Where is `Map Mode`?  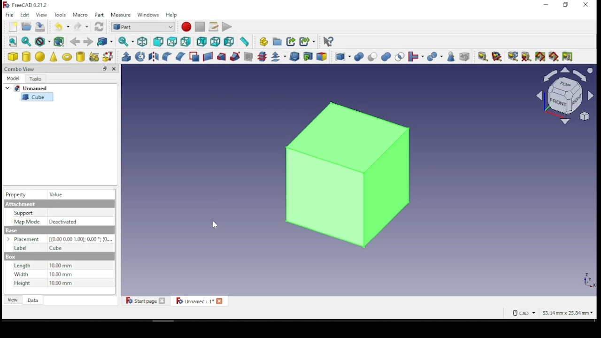 Map Mode is located at coordinates (27, 221).